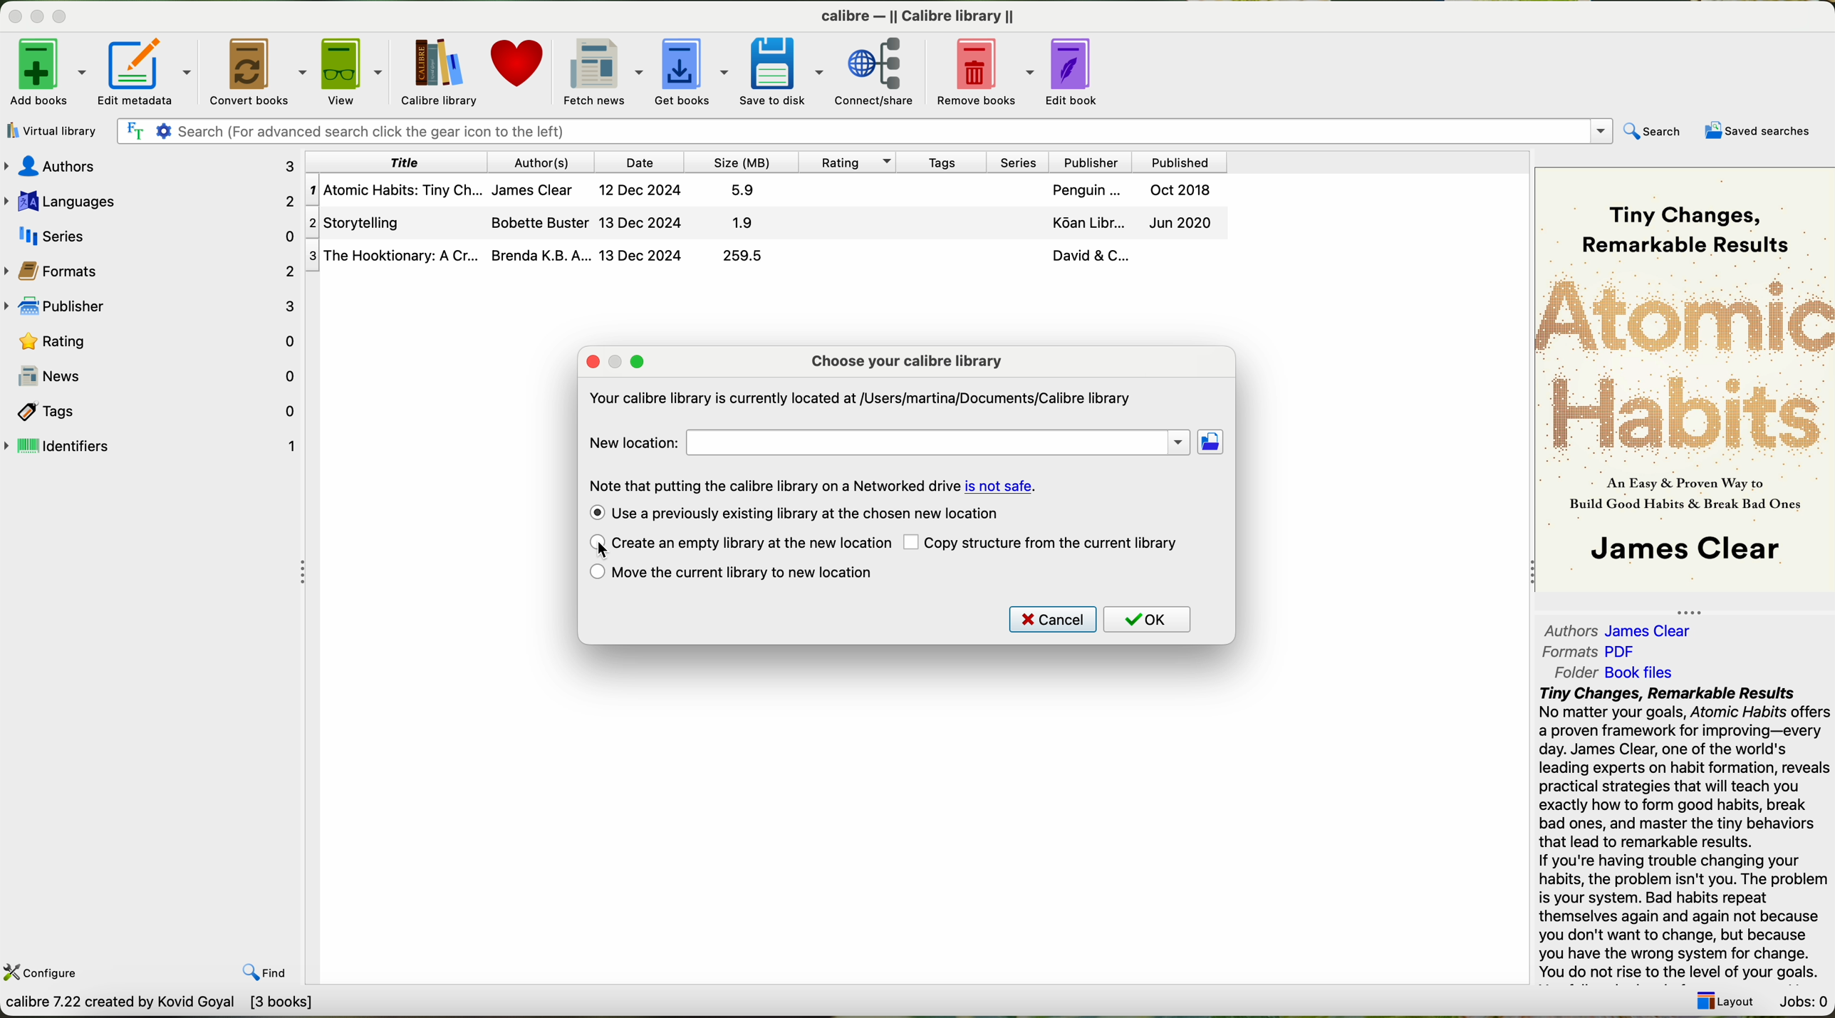 This screenshot has height=1018, width=1835. Describe the element at coordinates (922, 15) in the screenshot. I see `calibre — || Calibre library ||` at that location.